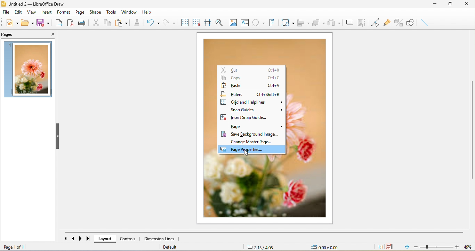  Describe the element at coordinates (95, 13) in the screenshot. I see `shape` at that location.